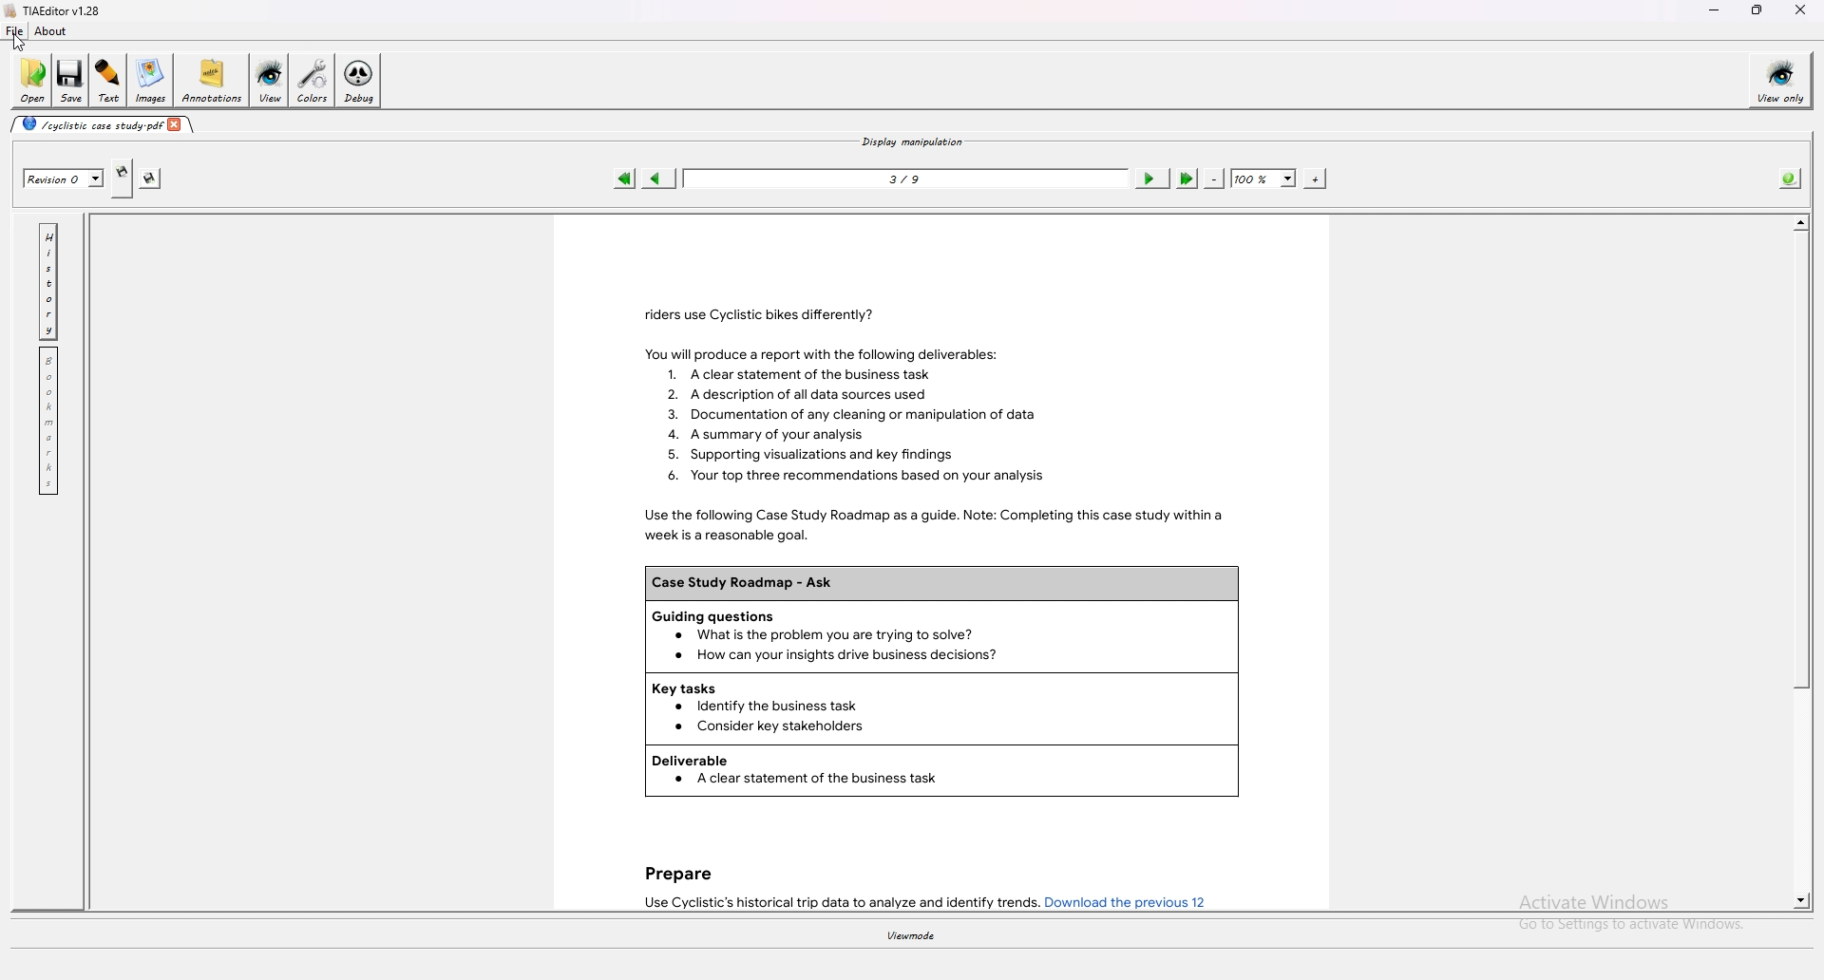  What do you see at coordinates (1801, 10) in the screenshot?
I see `close` at bounding box center [1801, 10].